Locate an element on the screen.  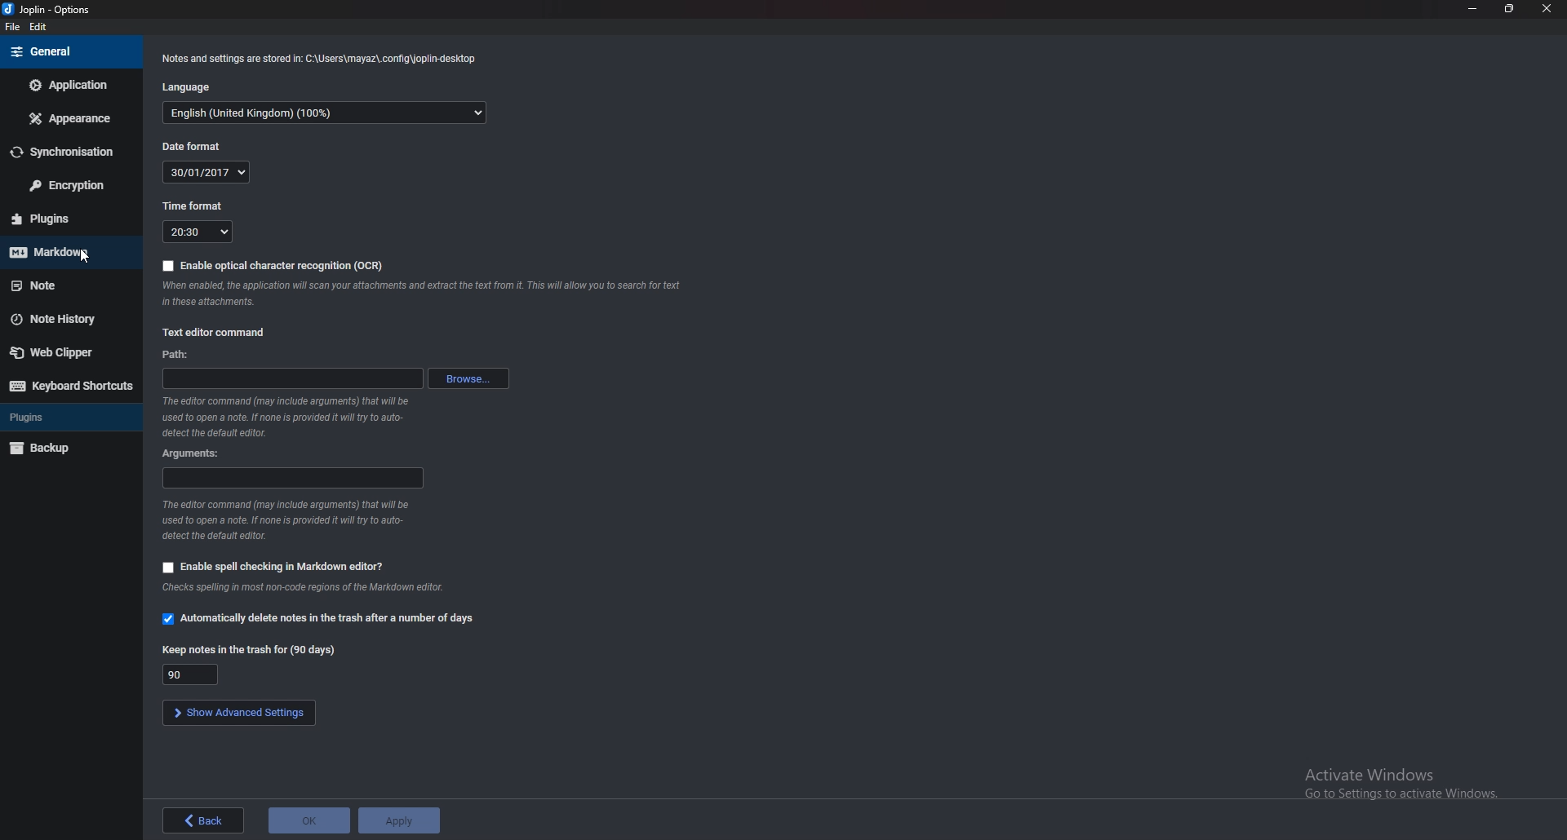
apply is located at coordinates (398, 820).